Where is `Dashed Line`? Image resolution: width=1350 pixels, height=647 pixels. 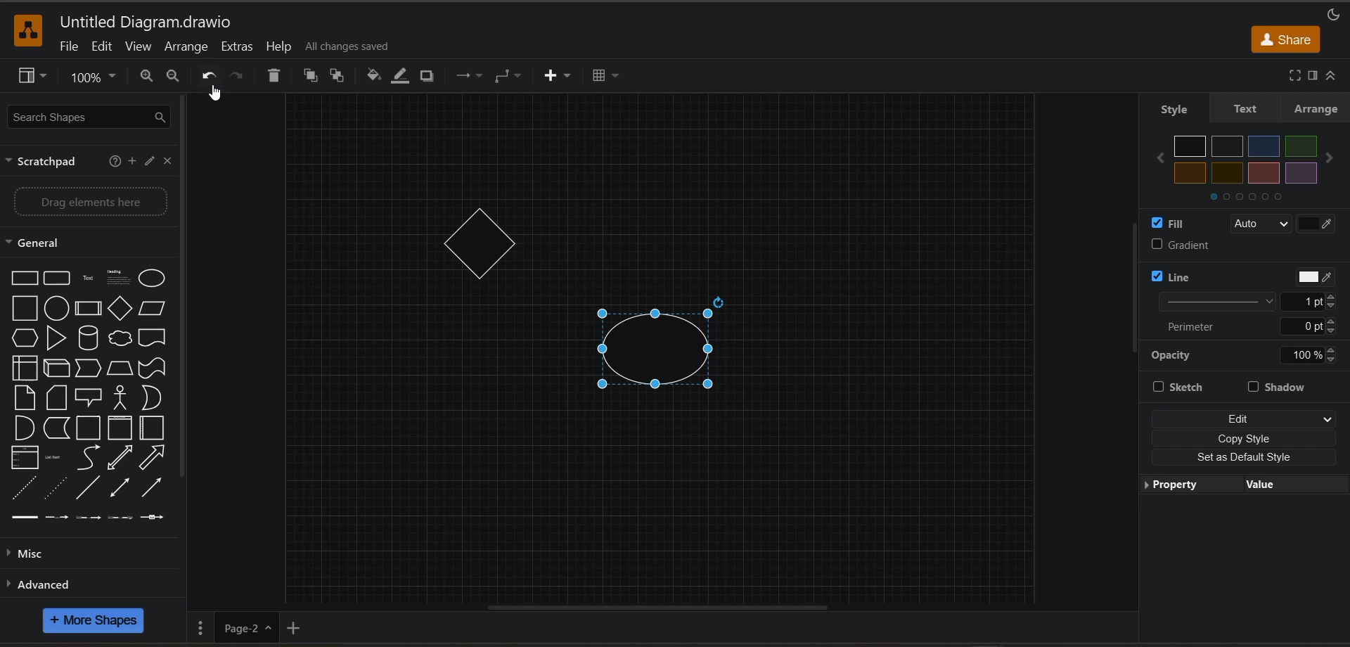
Dashed Line is located at coordinates (21, 489).